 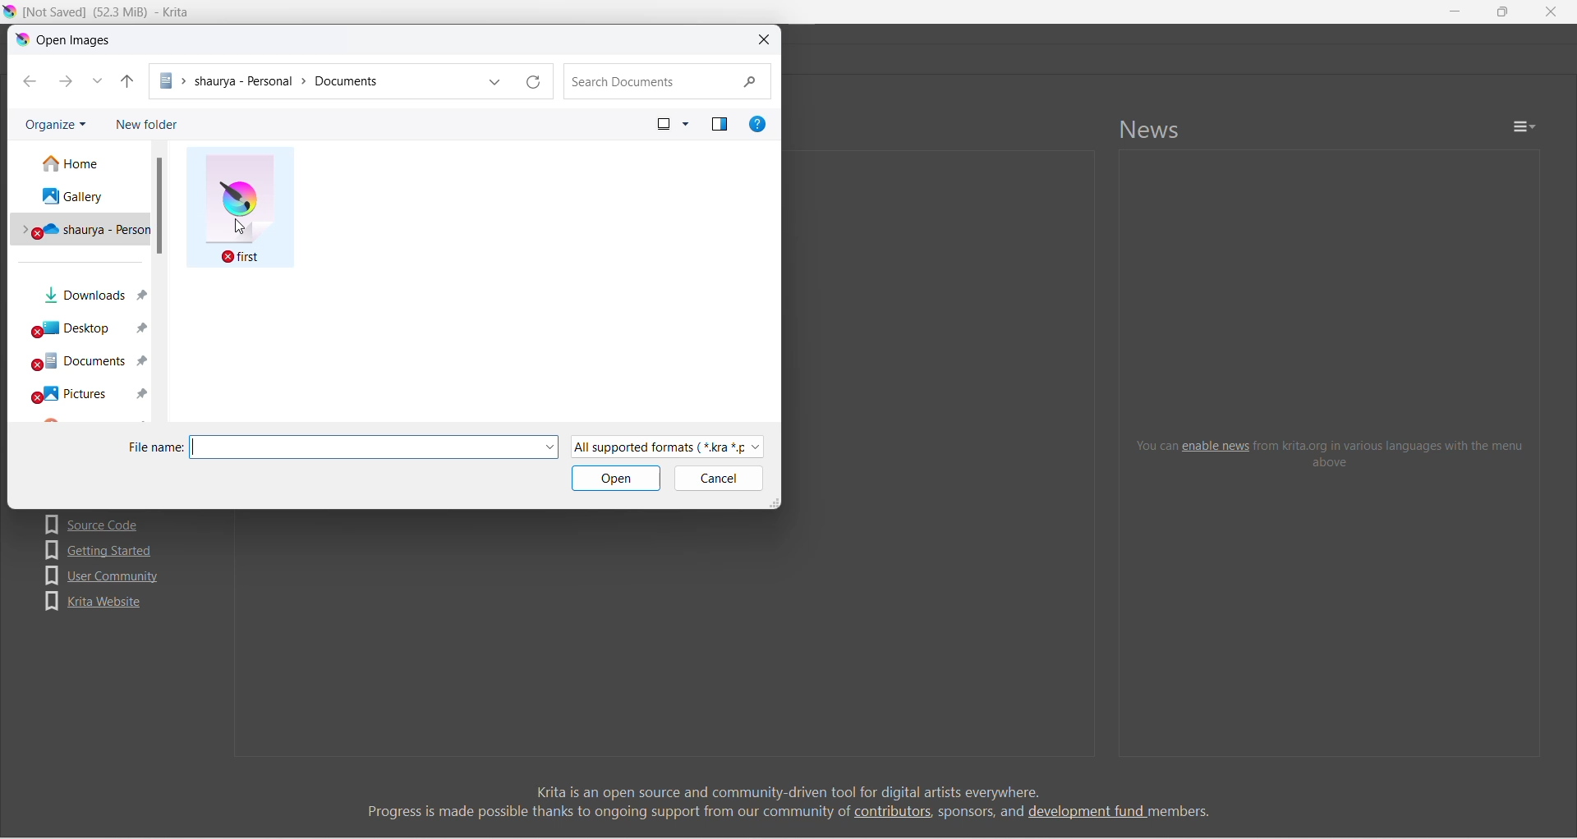 I want to click on Cursor, so click(x=239, y=227).